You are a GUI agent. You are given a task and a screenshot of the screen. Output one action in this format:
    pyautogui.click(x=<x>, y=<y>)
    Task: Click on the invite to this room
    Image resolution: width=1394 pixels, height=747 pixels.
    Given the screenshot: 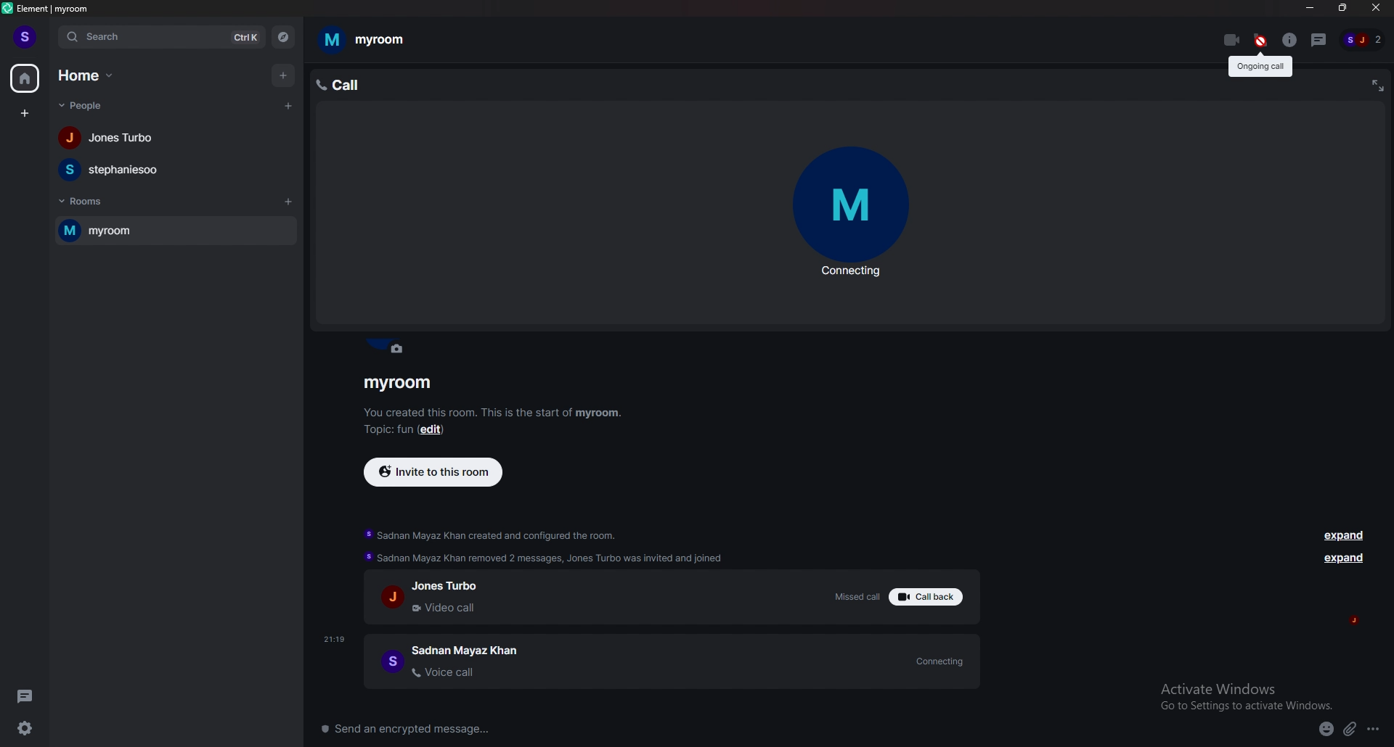 What is the action you would take?
    pyautogui.click(x=439, y=473)
    